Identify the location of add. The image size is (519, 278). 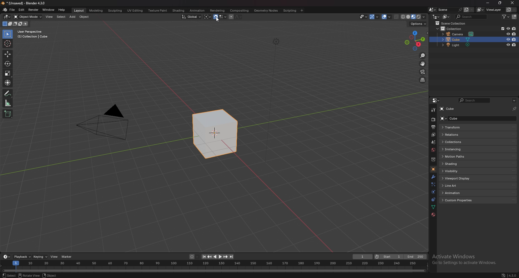
(72, 17).